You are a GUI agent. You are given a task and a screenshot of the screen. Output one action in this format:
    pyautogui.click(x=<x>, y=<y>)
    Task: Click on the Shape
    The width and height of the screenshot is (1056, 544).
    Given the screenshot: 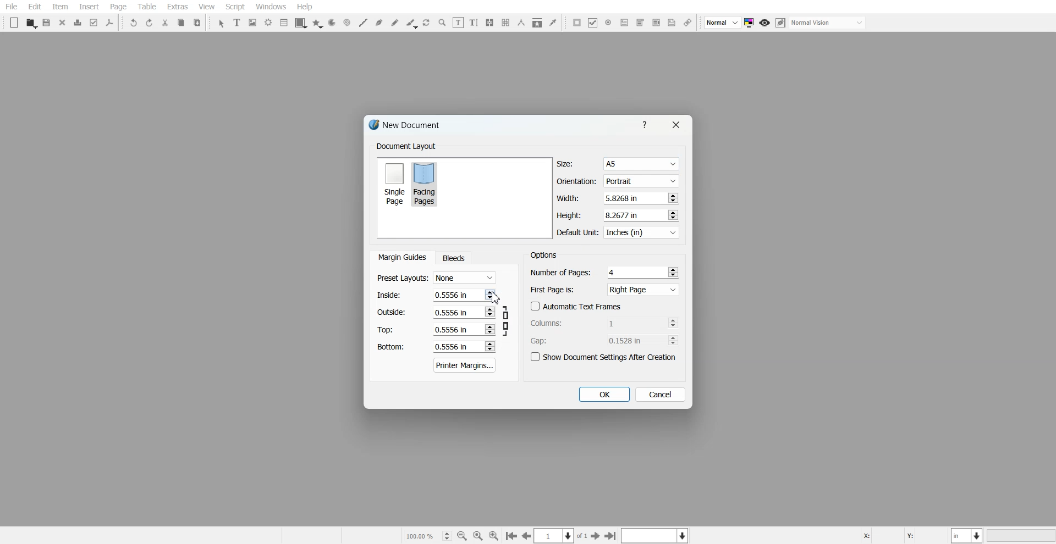 What is the action you would take?
    pyautogui.click(x=301, y=23)
    